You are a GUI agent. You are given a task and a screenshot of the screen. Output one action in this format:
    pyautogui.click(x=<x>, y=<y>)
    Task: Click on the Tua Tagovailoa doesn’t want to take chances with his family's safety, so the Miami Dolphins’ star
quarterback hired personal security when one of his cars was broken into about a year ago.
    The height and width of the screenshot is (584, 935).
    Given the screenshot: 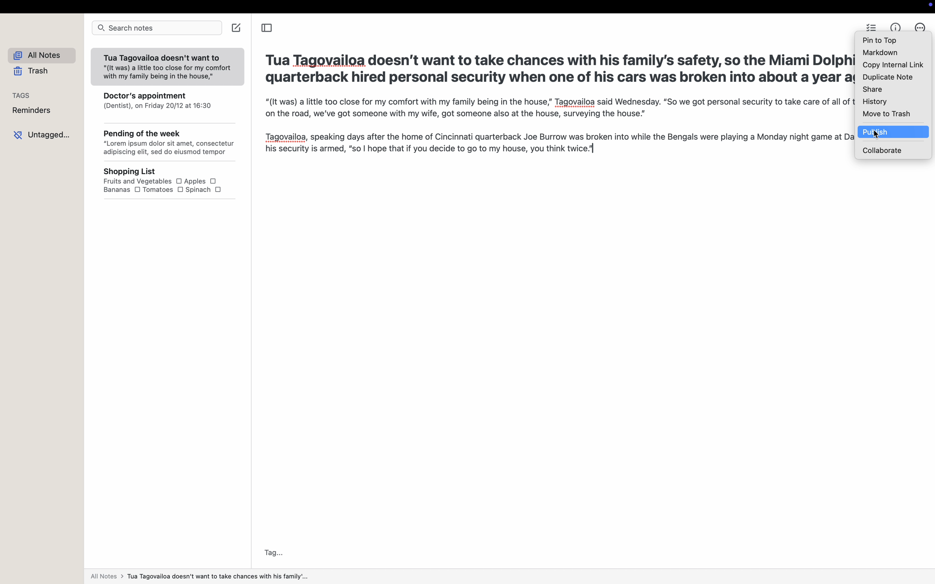 What is the action you would take?
    pyautogui.click(x=556, y=70)
    